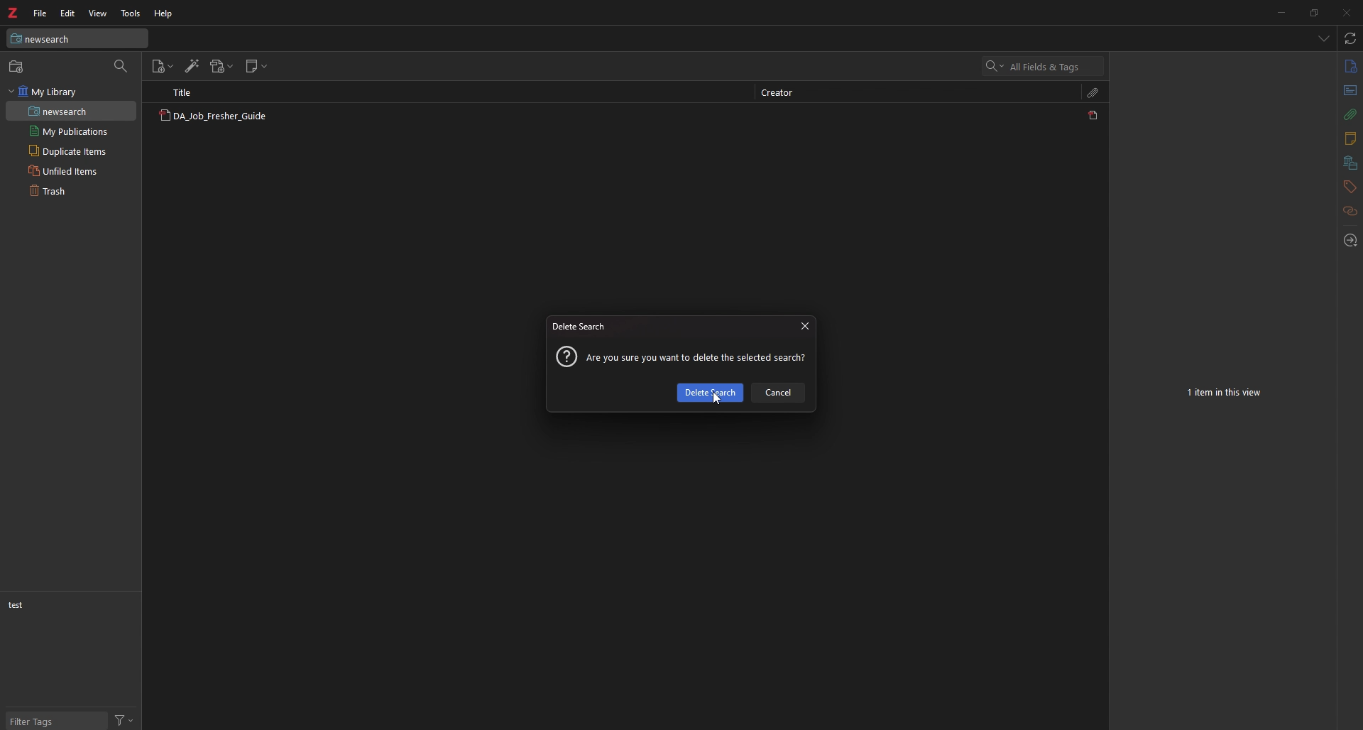  Describe the element at coordinates (778, 392) in the screenshot. I see `cancel` at that location.